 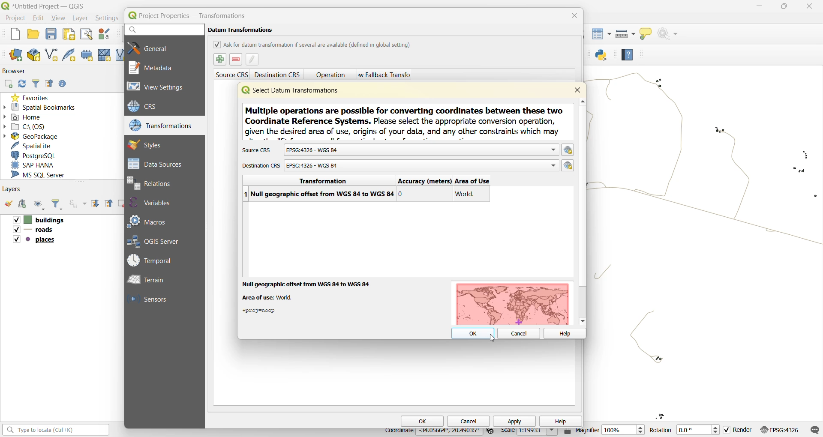 What do you see at coordinates (310, 283) in the screenshot?
I see `null geographic offset` at bounding box center [310, 283].